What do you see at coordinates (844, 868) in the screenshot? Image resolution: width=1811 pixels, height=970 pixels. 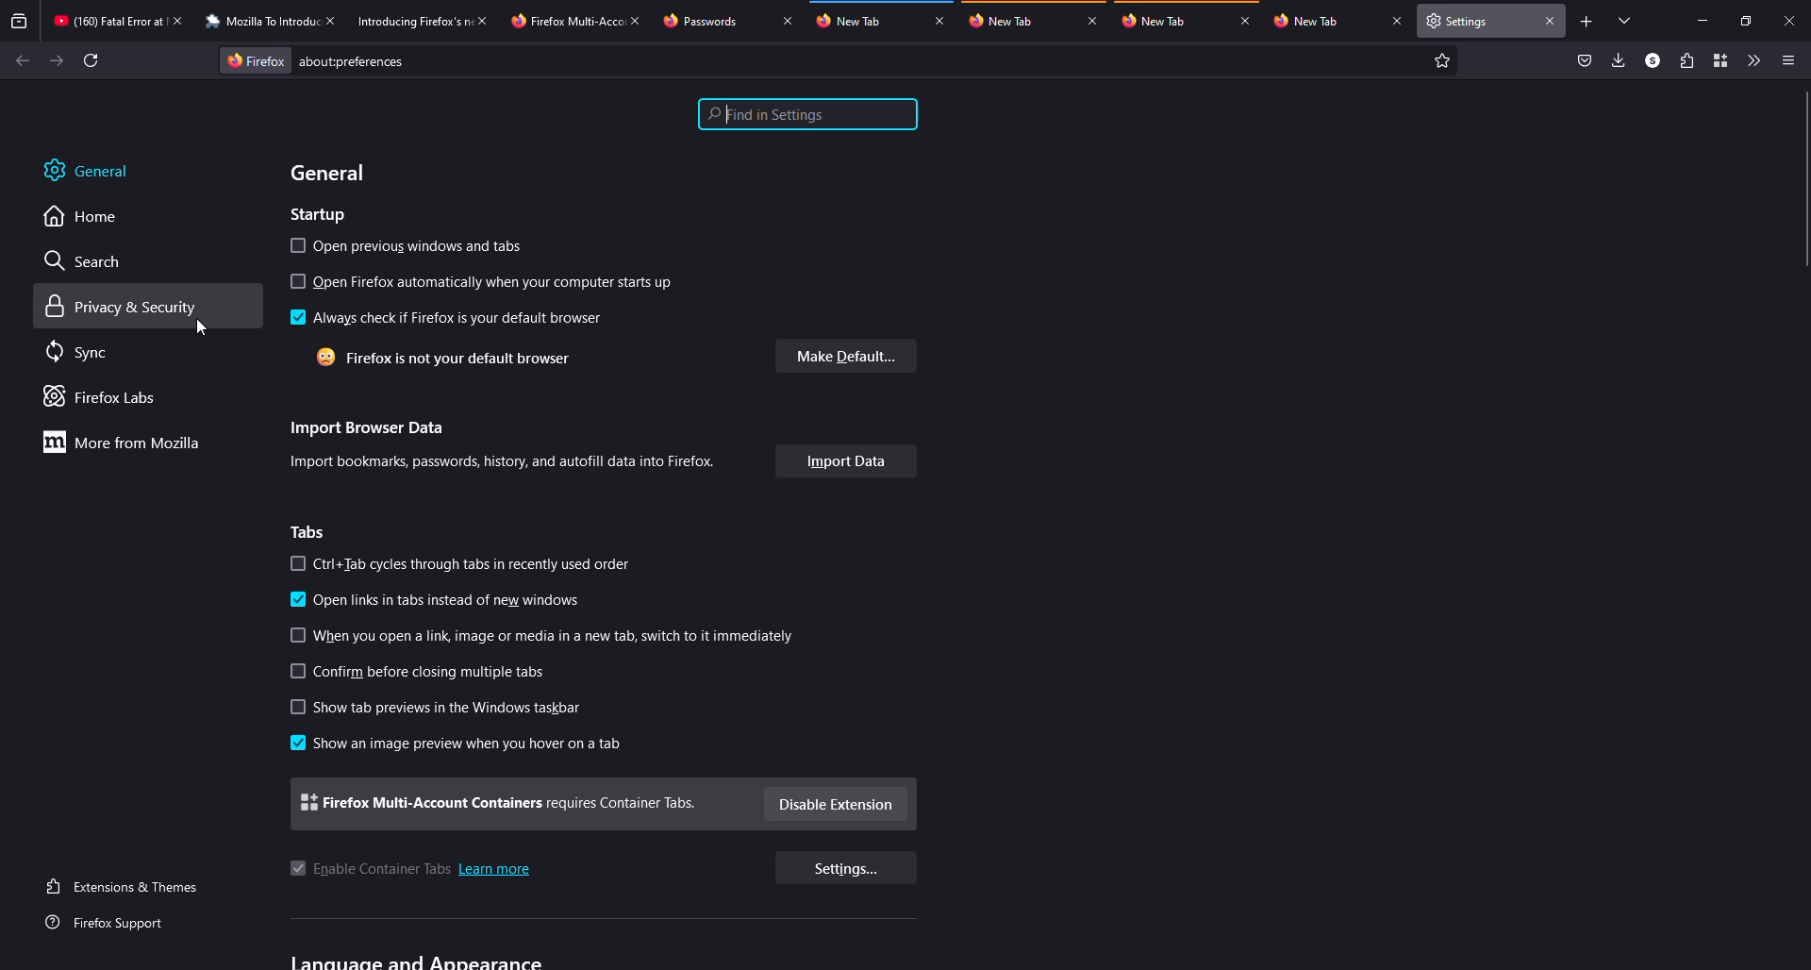 I see `settings` at bounding box center [844, 868].